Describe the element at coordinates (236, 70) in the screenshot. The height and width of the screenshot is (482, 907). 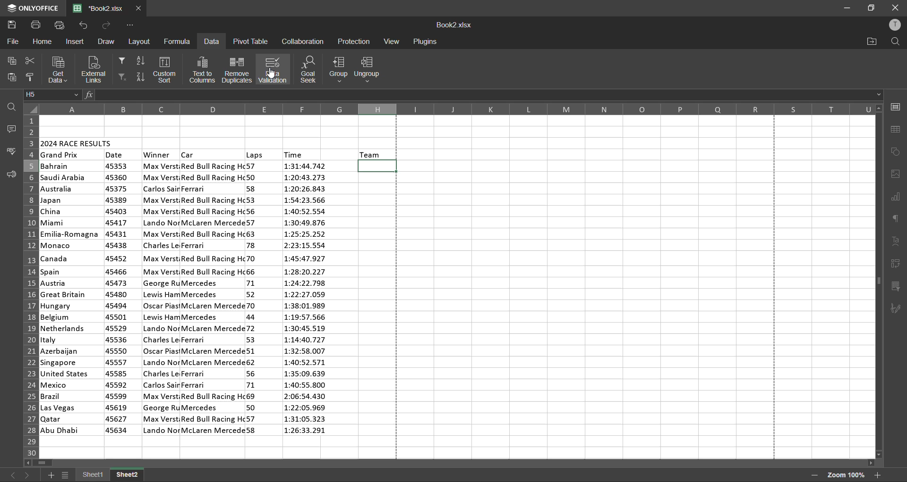
I see `remove duplicates` at that location.